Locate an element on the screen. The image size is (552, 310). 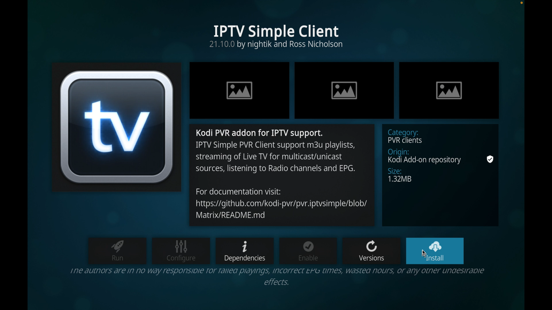
versions is located at coordinates (371, 250).